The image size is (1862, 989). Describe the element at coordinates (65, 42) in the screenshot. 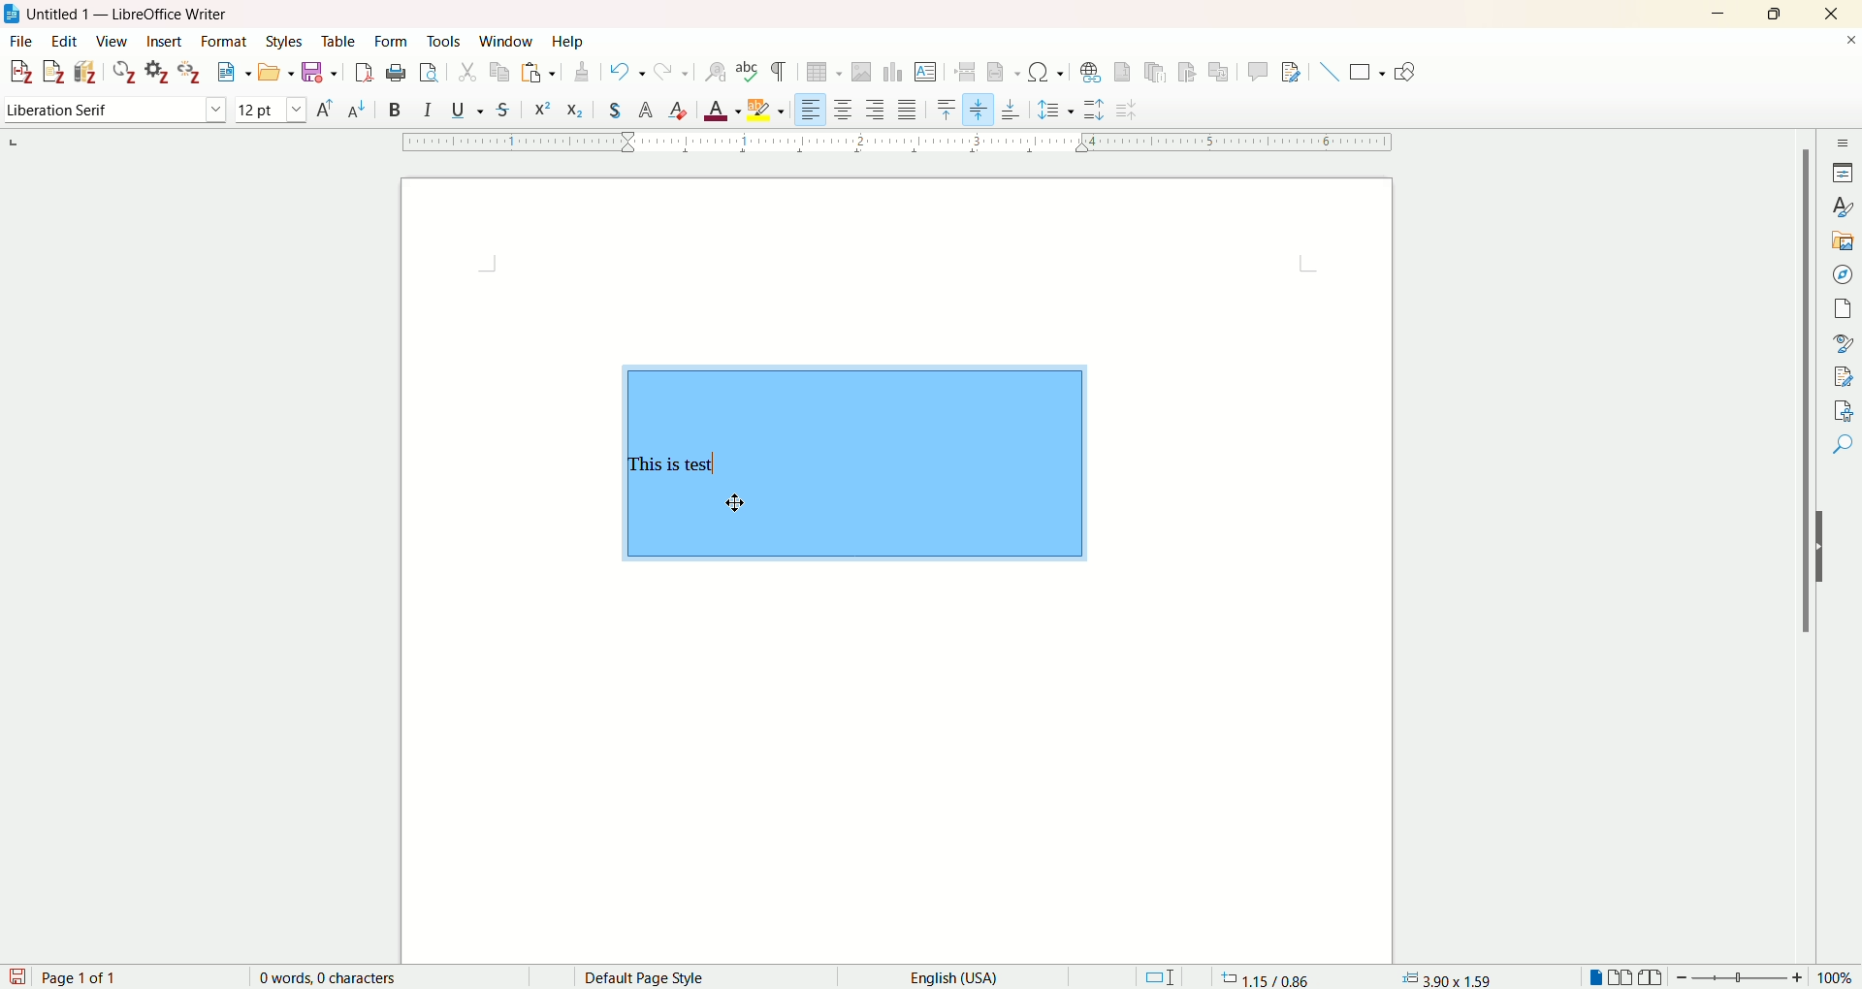

I see `edit` at that location.